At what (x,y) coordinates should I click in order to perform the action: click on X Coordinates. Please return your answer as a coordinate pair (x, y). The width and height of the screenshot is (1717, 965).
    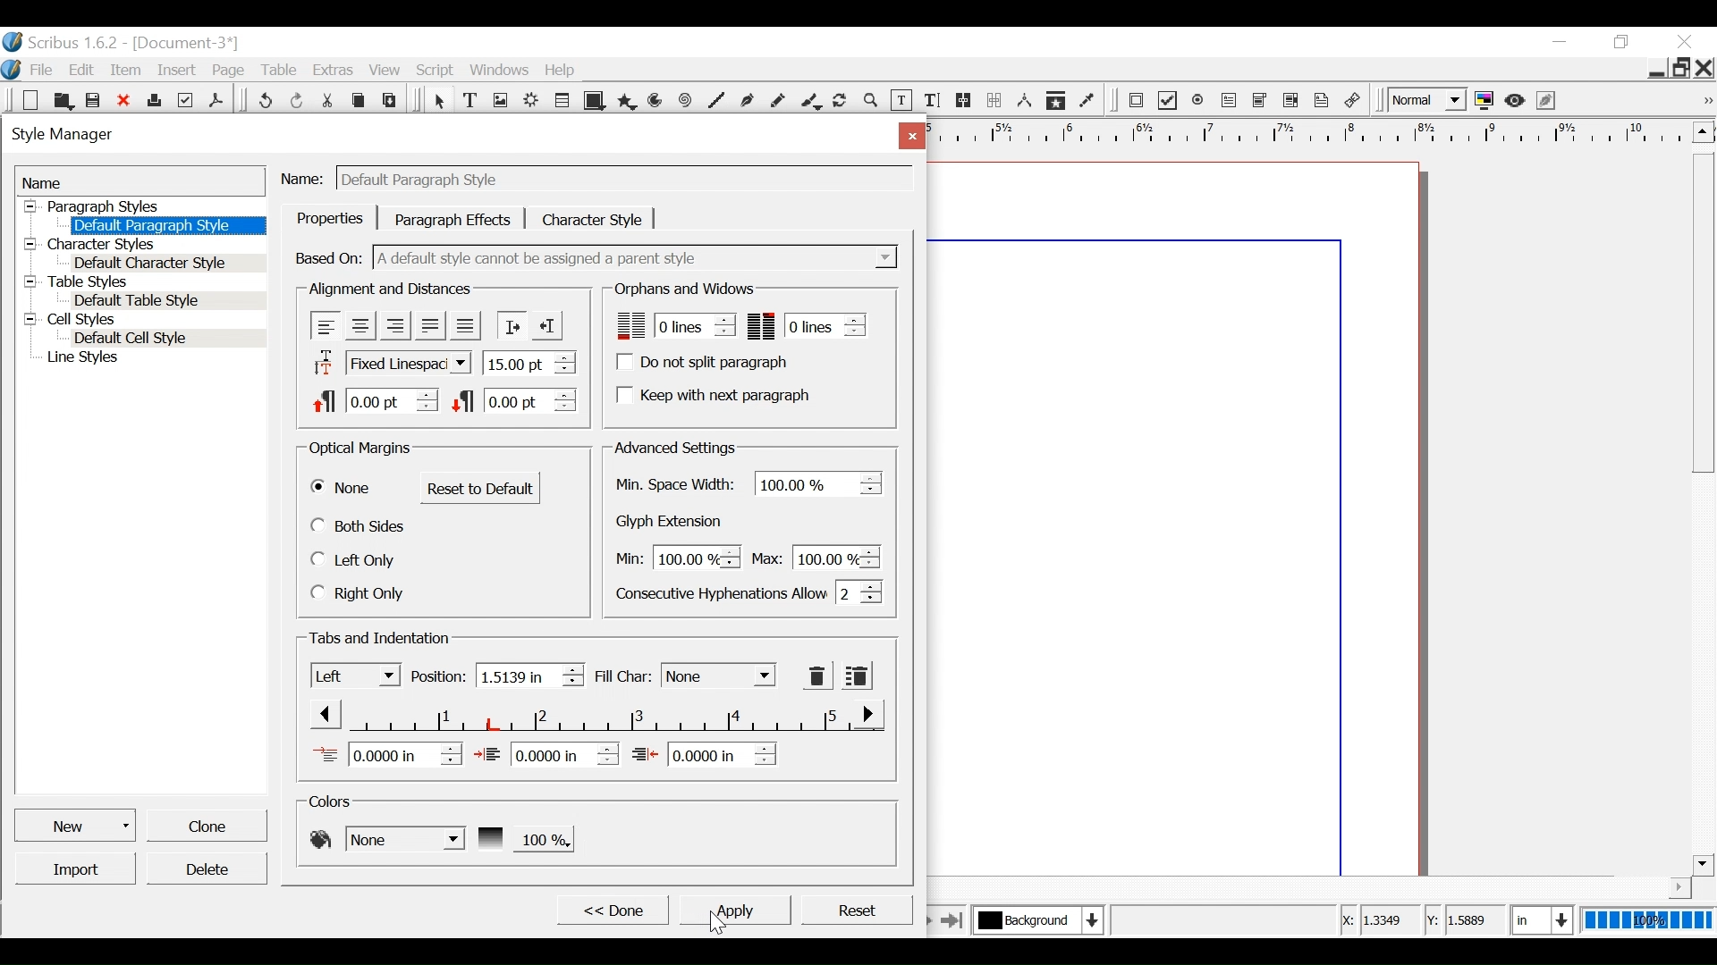
    Looking at the image, I should click on (1378, 921).